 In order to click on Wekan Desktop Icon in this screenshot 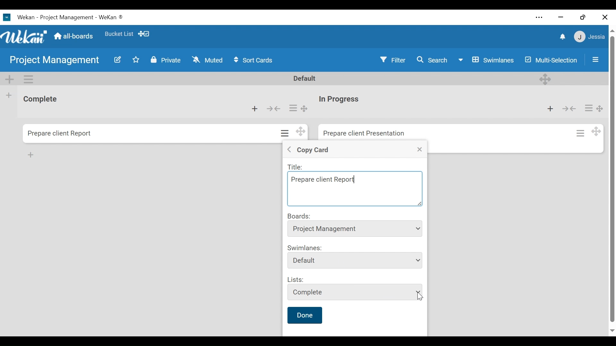, I will do `click(69, 17)`.